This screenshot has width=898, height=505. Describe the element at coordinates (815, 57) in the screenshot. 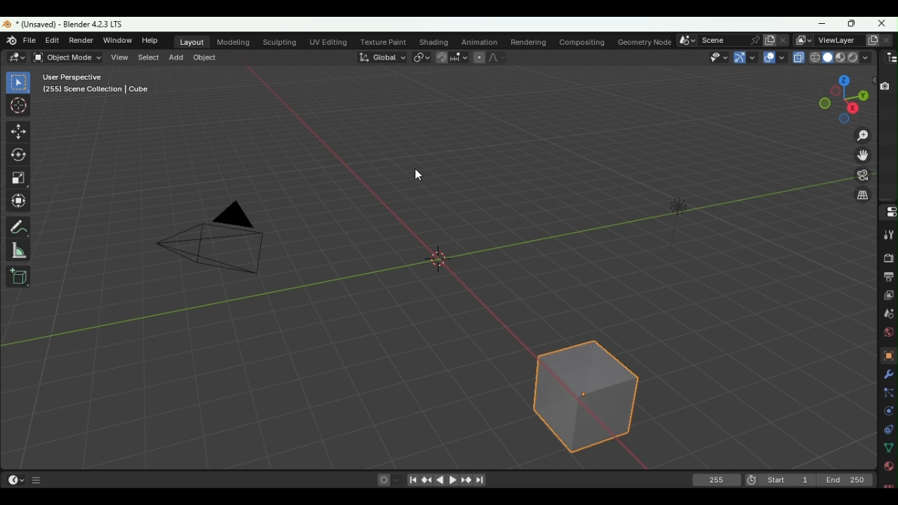

I see `Viewport shading: Wireframe` at that location.